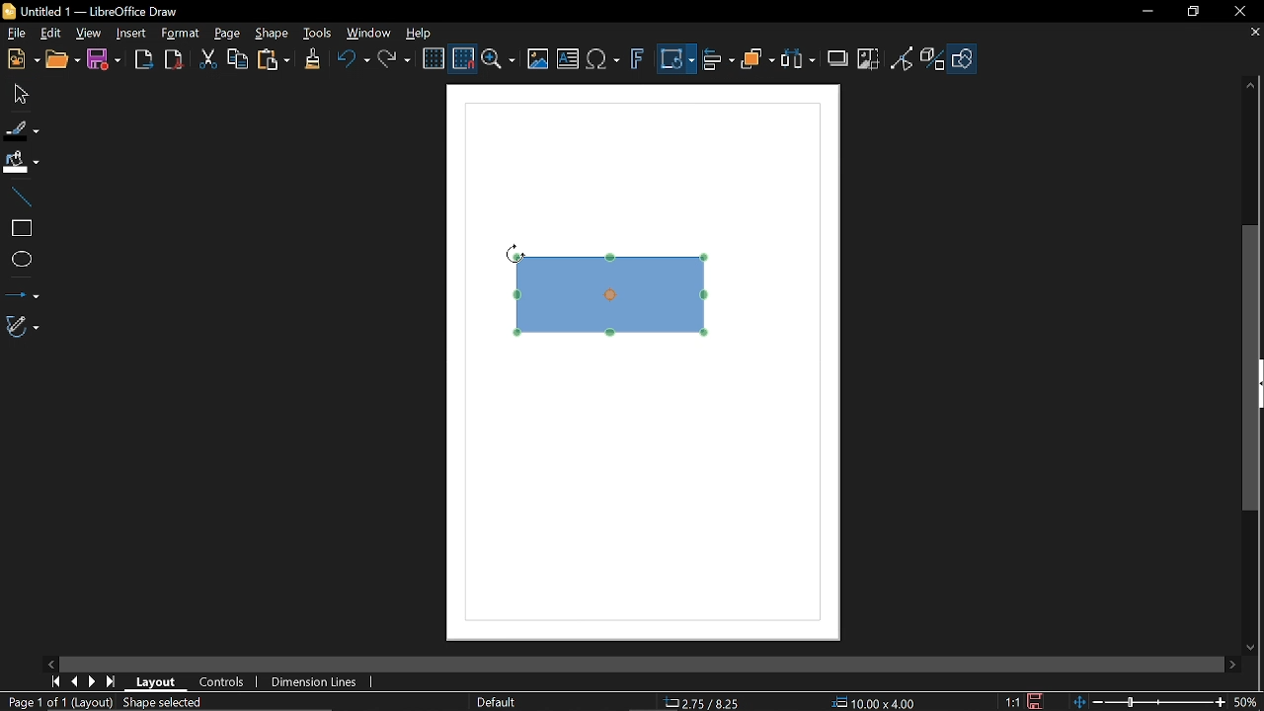 The image size is (1264, 711). What do you see at coordinates (21, 292) in the screenshot?
I see `Lines and arrows` at bounding box center [21, 292].